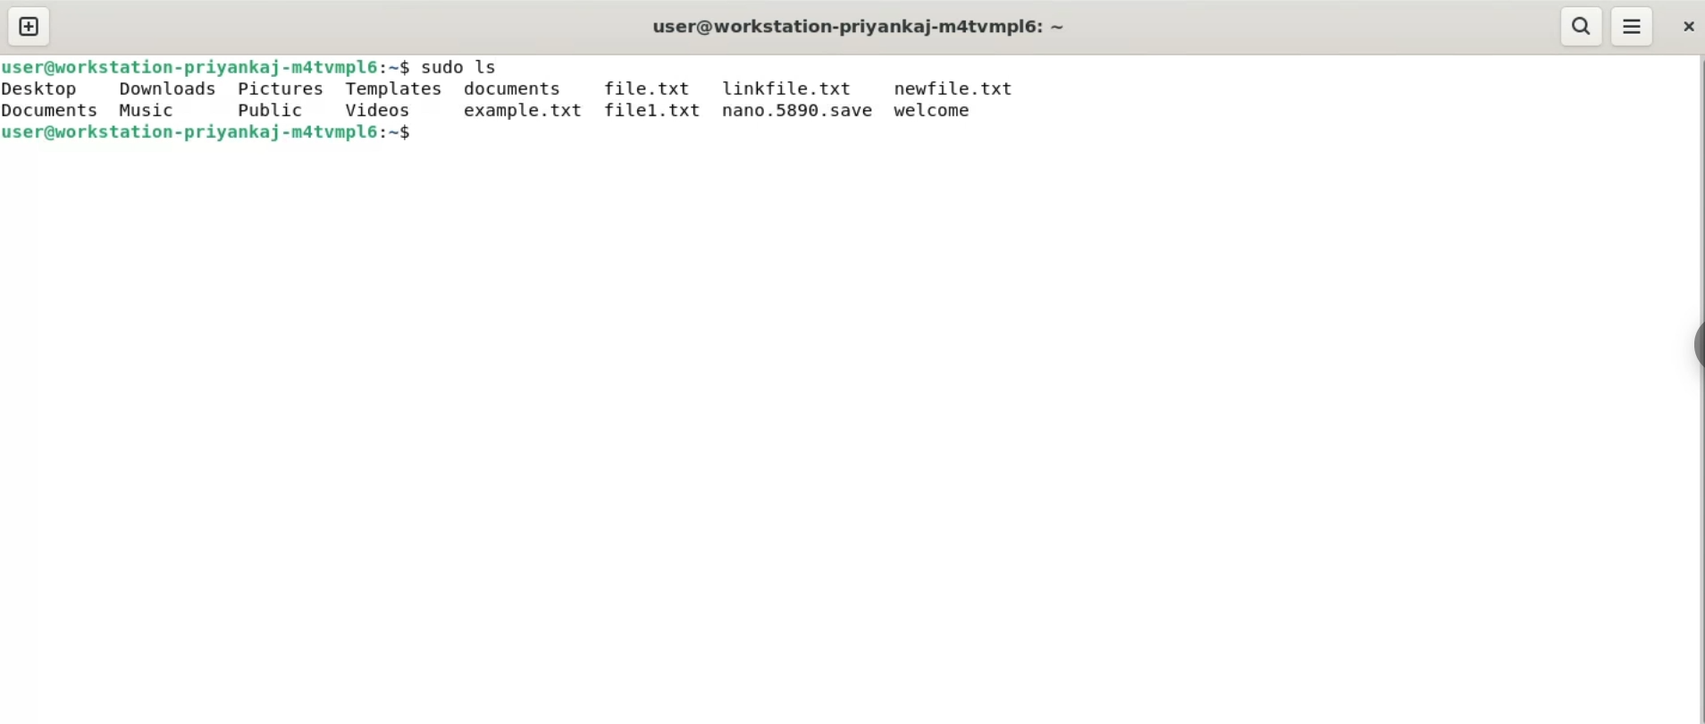 This screenshot has width=1705, height=724. I want to click on templates, so click(394, 90).